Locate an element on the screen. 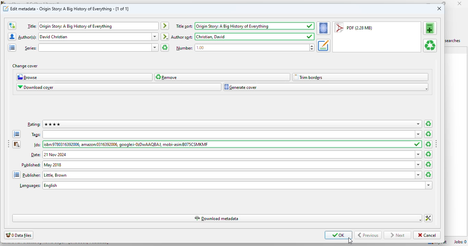 This screenshot has height=246, width=468. change cover is located at coordinates (25, 66).